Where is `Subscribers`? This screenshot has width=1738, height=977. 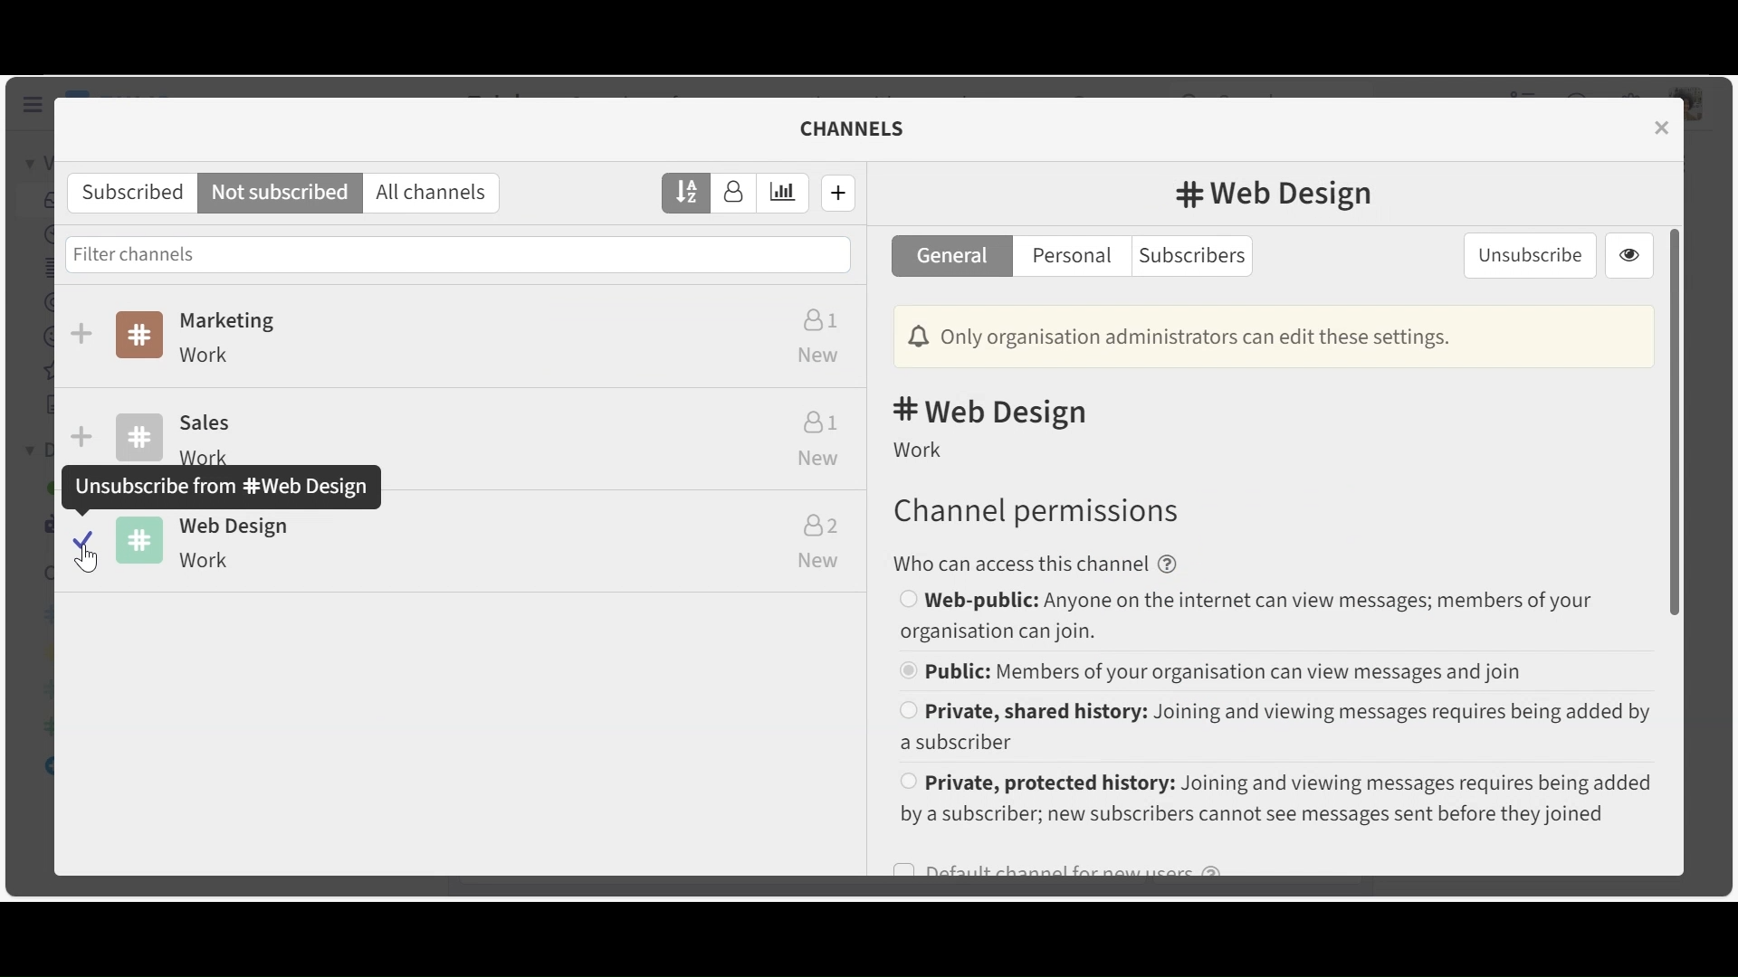 Subscribers is located at coordinates (1190, 258).